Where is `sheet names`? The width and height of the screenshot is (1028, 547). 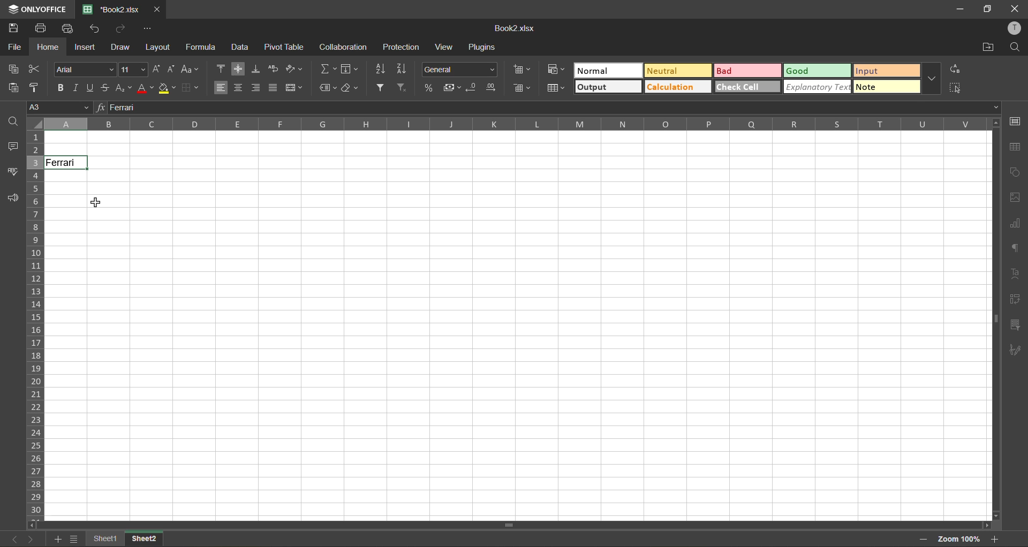
sheet names is located at coordinates (125, 540).